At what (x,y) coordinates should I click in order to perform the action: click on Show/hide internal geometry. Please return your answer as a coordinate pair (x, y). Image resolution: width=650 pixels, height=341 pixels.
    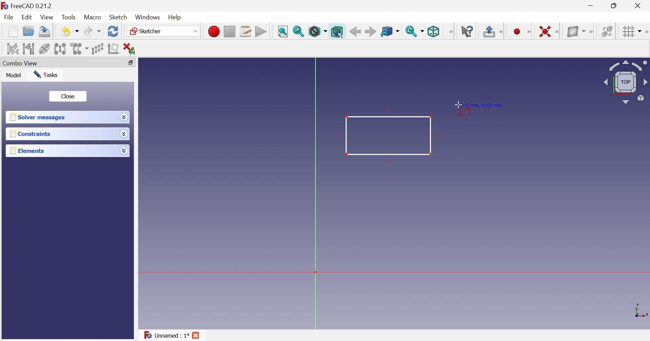
    Looking at the image, I should click on (44, 49).